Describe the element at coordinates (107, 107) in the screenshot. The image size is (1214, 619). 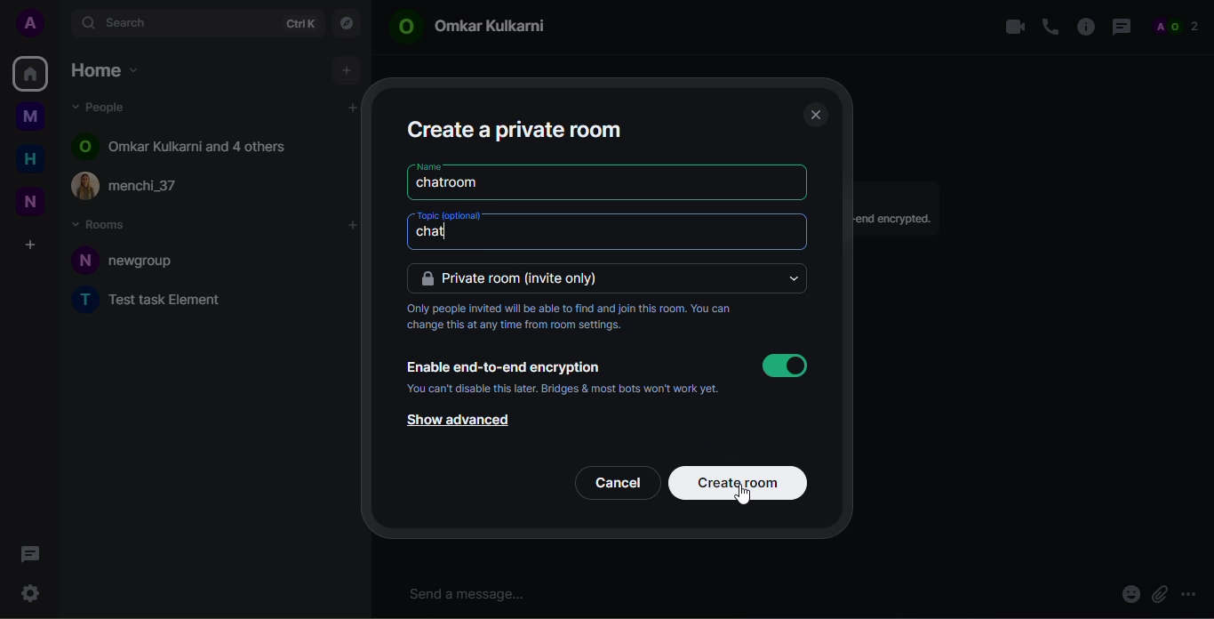
I see `people` at that location.